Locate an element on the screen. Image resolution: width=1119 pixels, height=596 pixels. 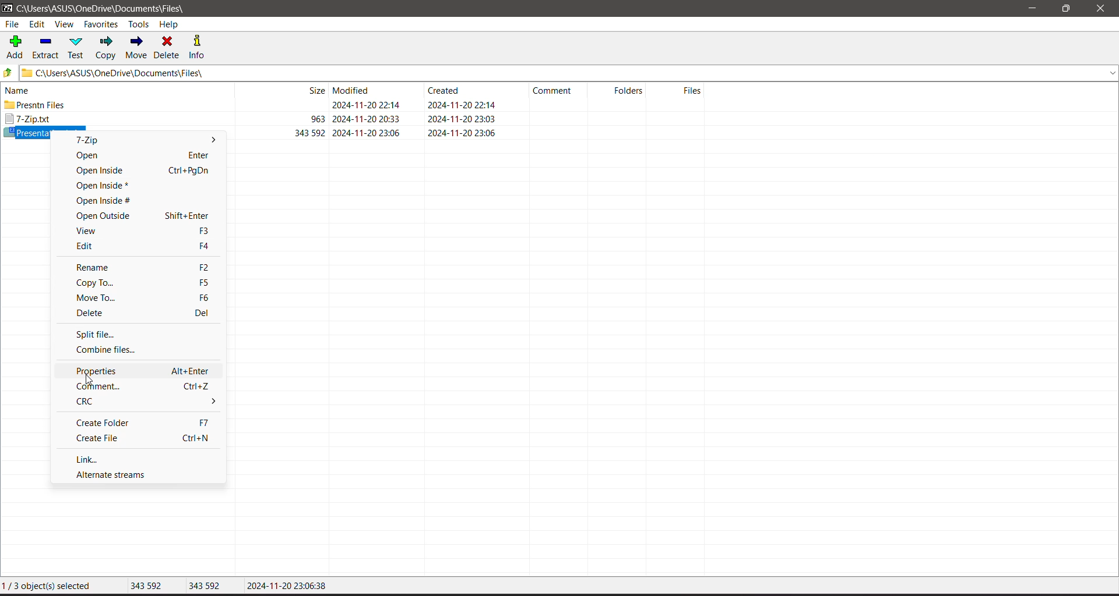
More options is located at coordinates (214, 142).